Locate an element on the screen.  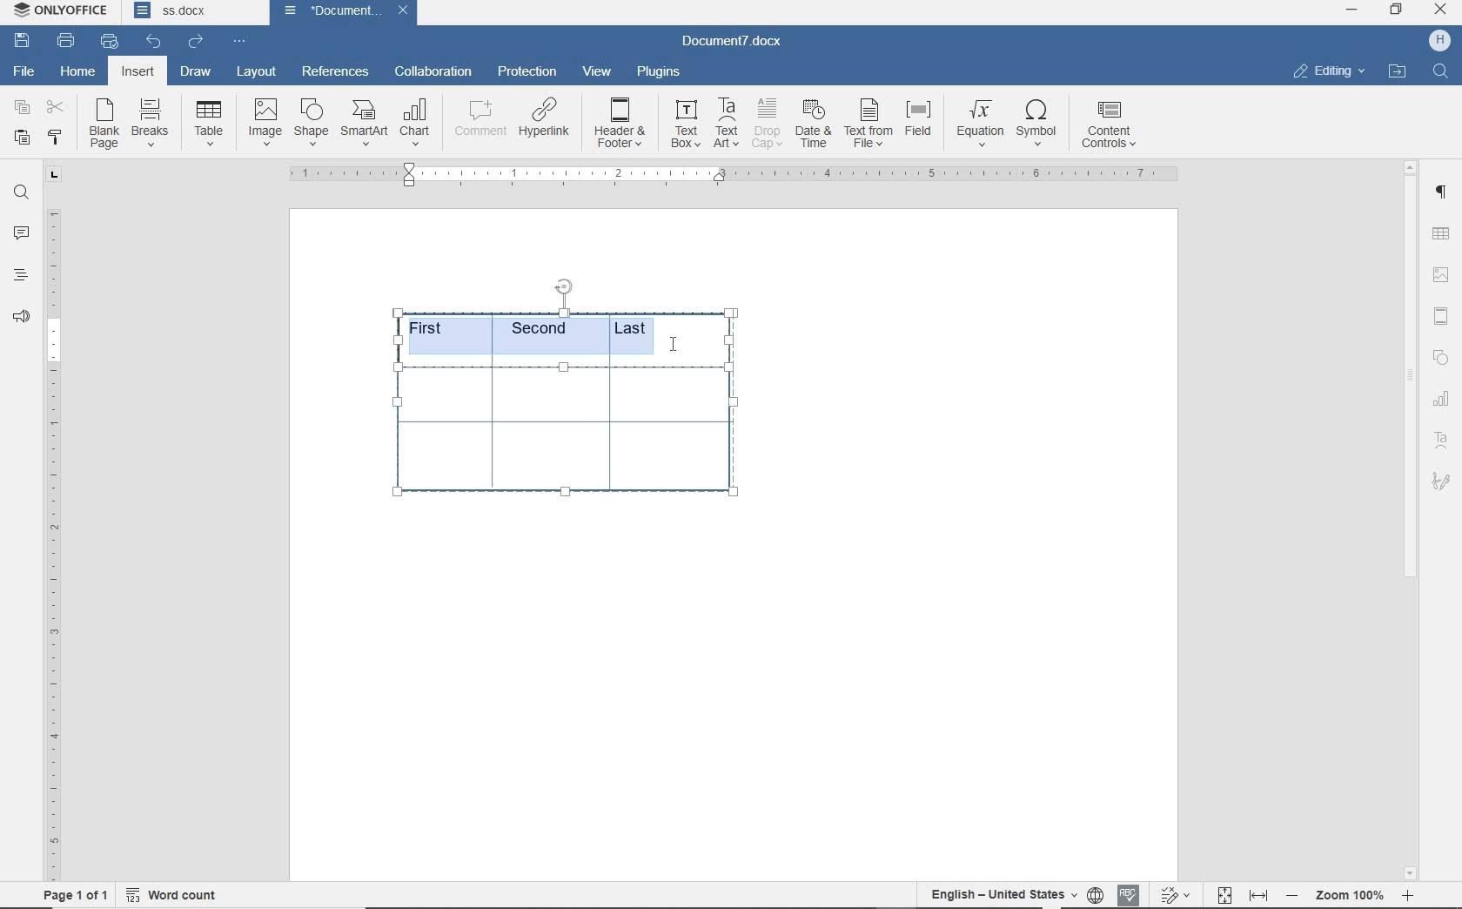
chart is located at coordinates (418, 124).